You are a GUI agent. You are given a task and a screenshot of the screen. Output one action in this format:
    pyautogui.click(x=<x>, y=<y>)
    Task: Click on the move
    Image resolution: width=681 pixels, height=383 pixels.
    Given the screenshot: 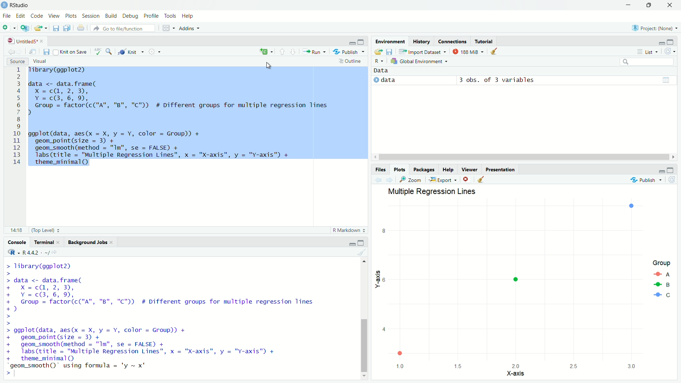 What is the action you would take?
    pyautogui.click(x=34, y=52)
    